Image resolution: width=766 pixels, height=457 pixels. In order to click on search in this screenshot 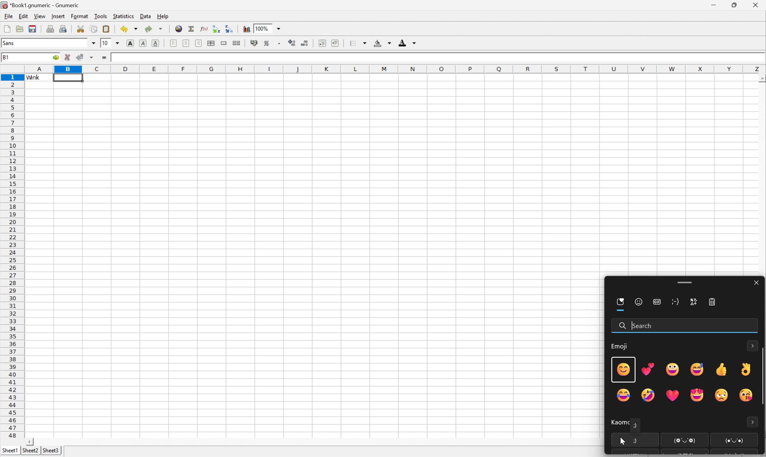, I will do `click(638, 326)`.